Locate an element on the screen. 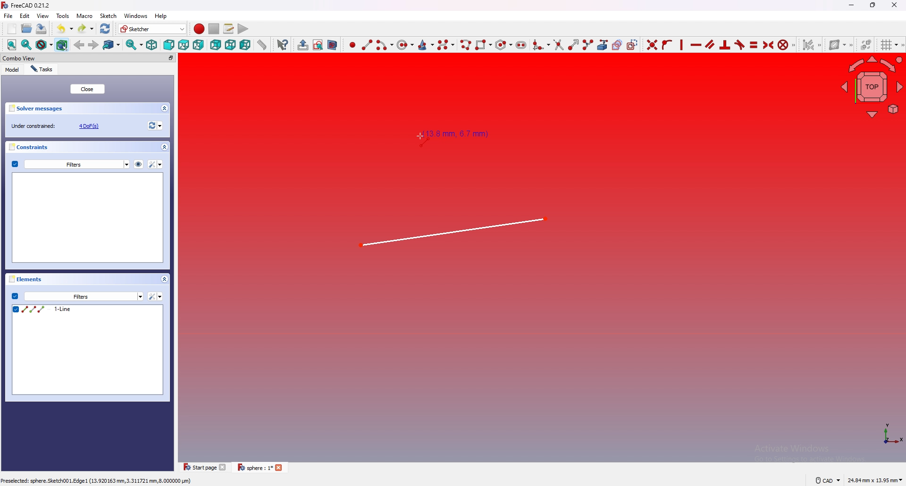 The height and width of the screenshot is (486, 906). Back is located at coordinates (79, 44).